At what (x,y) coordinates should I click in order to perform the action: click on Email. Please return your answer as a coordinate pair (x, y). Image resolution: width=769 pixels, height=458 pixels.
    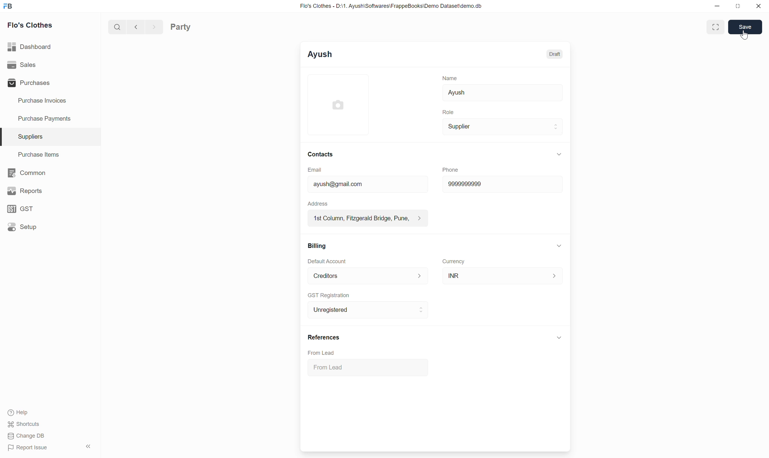
    Looking at the image, I should click on (315, 170).